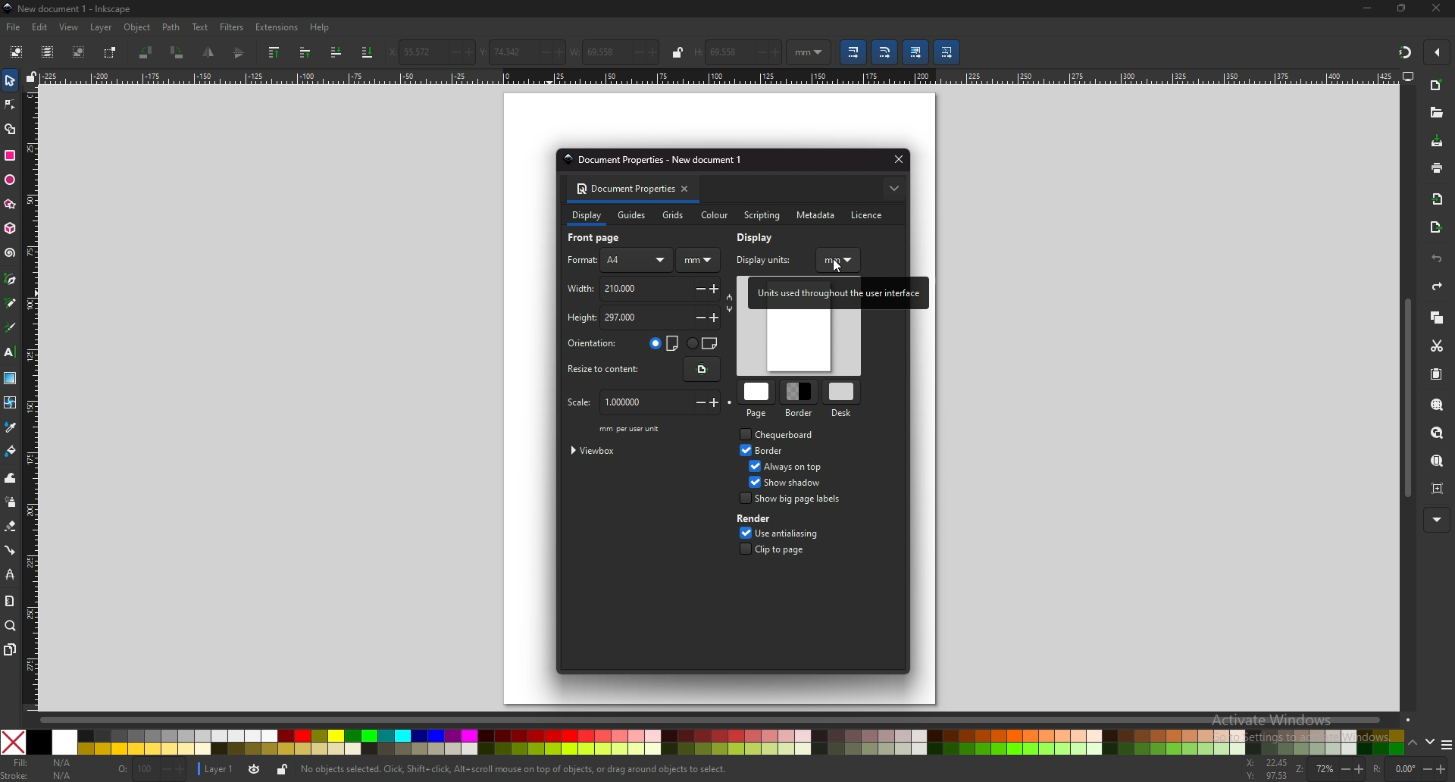  What do you see at coordinates (581, 260) in the screenshot?
I see `format` at bounding box center [581, 260].